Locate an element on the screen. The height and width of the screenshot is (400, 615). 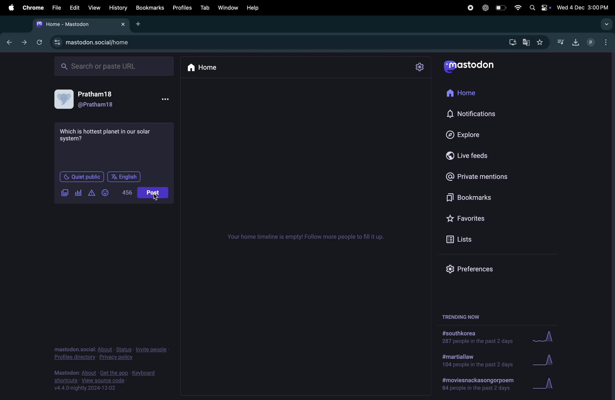
Explore is located at coordinates (469, 134).